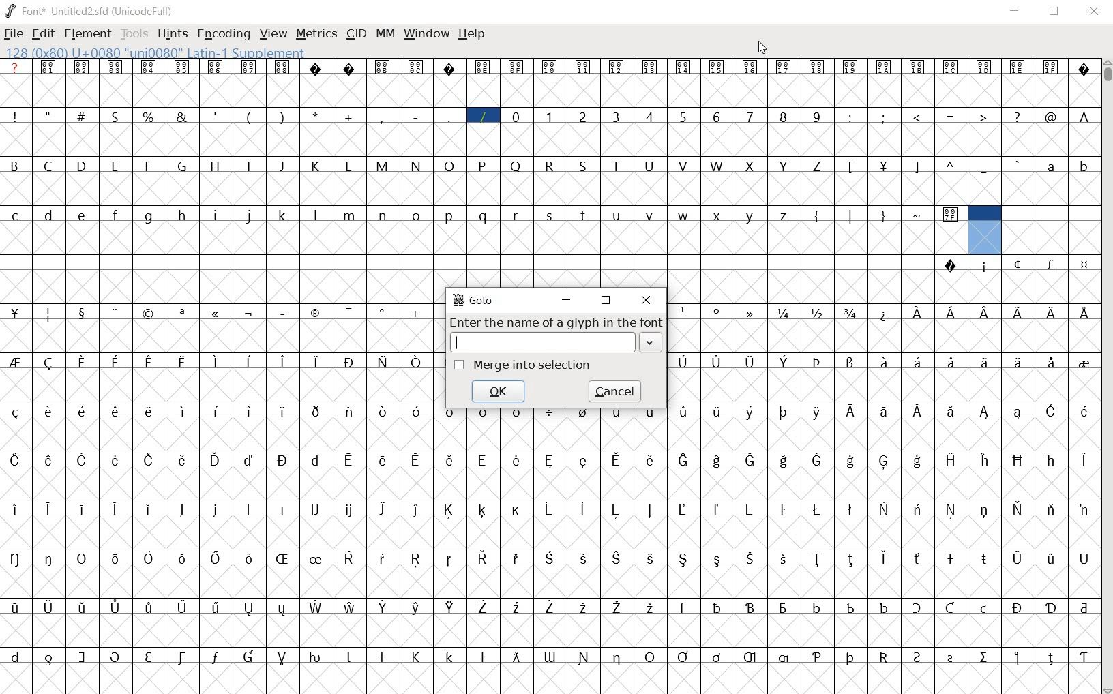 The image size is (1113, 694). What do you see at coordinates (273, 33) in the screenshot?
I see `view` at bounding box center [273, 33].